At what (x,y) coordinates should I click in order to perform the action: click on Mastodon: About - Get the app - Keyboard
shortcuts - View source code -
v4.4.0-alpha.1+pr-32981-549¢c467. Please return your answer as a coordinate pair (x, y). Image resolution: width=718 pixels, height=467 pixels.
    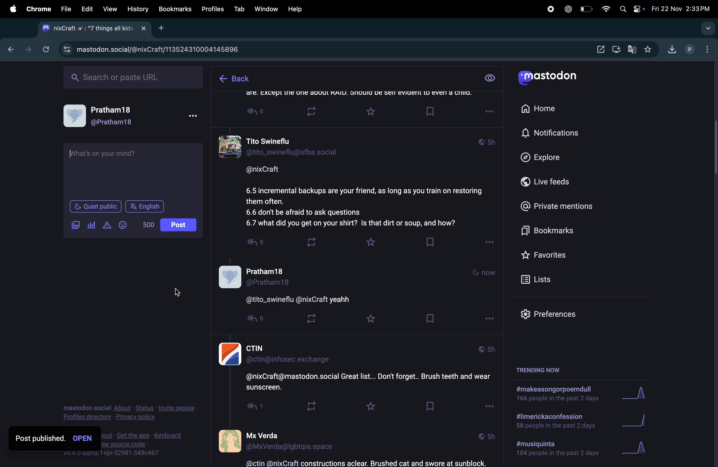
    Looking at the image, I should click on (145, 443).